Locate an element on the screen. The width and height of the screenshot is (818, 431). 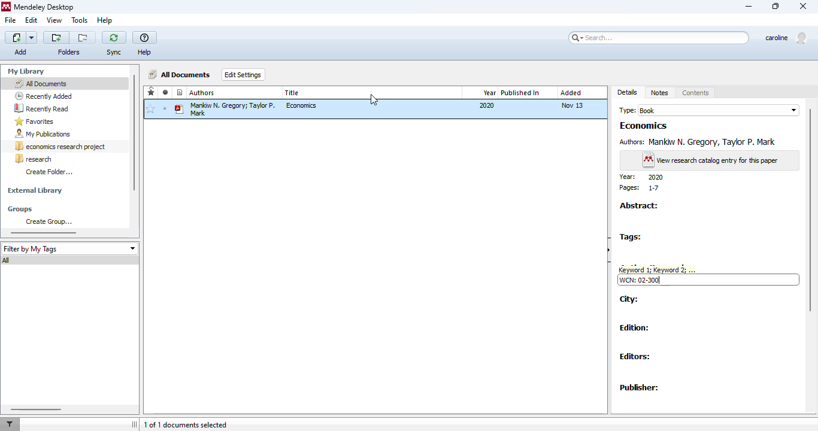
horizontal scroll bar is located at coordinates (44, 233).